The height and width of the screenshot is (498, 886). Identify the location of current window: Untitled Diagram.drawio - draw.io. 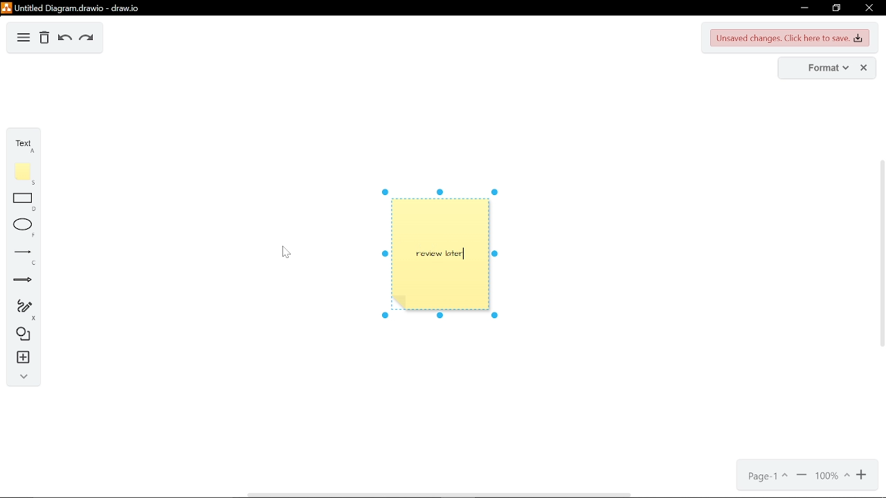
(77, 8).